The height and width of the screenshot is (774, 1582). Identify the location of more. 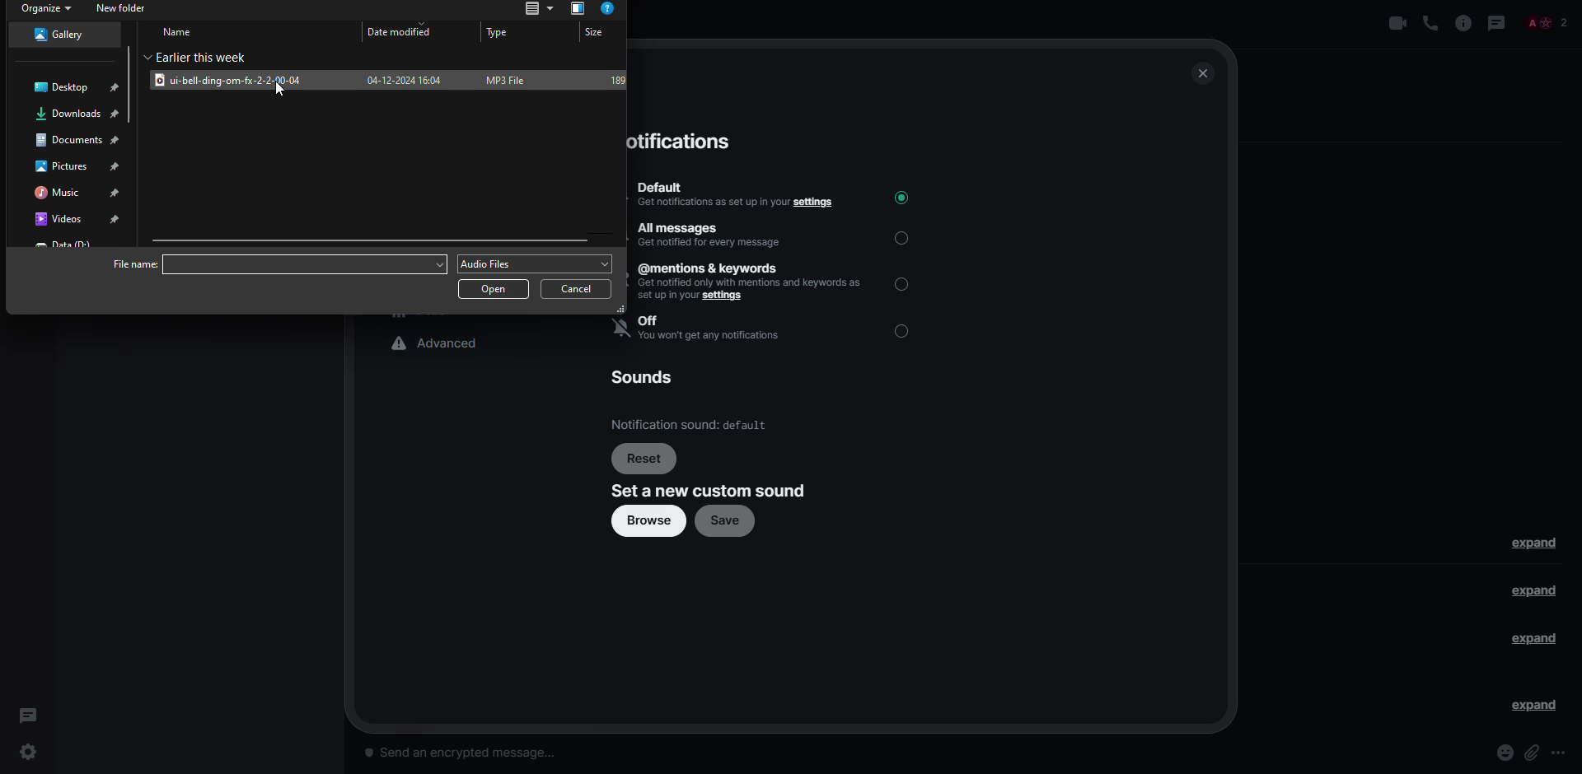
(1561, 753).